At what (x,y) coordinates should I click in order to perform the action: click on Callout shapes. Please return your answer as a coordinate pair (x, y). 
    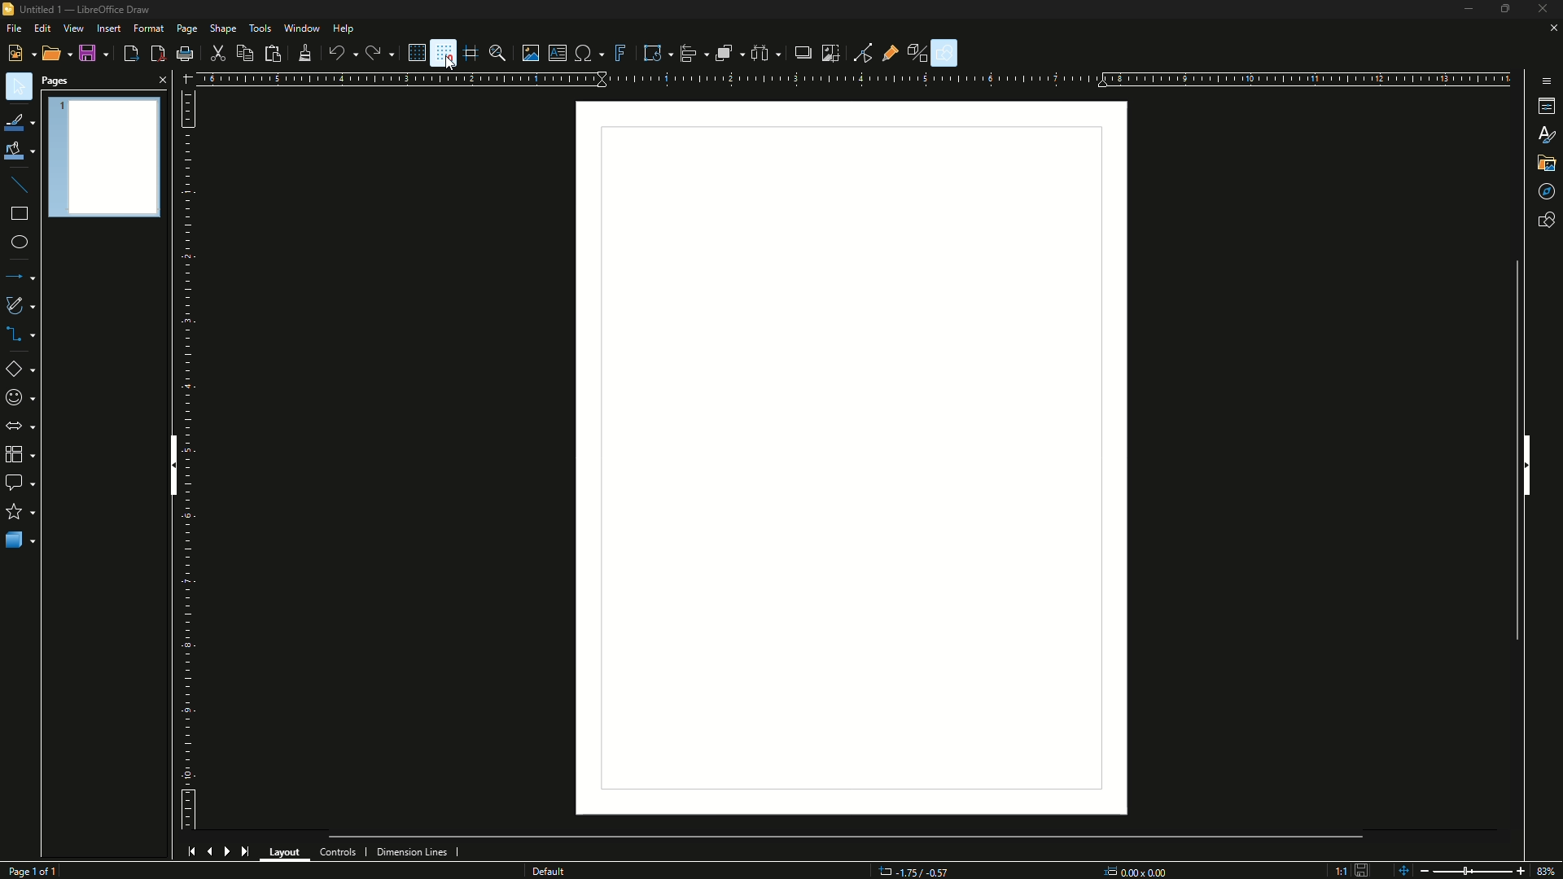
    Looking at the image, I should click on (30, 483).